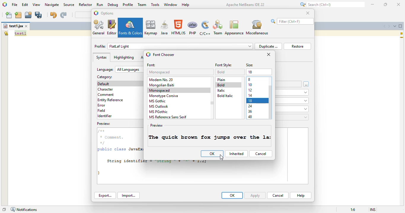  What do you see at coordinates (102, 111) in the screenshot?
I see `field` at bounding box center [102, 111].